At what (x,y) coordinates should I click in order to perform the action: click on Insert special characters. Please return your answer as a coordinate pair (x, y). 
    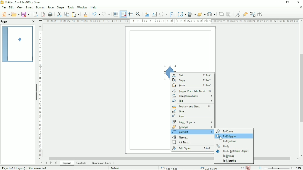
    Looking at the image, I should click on (163, 14).